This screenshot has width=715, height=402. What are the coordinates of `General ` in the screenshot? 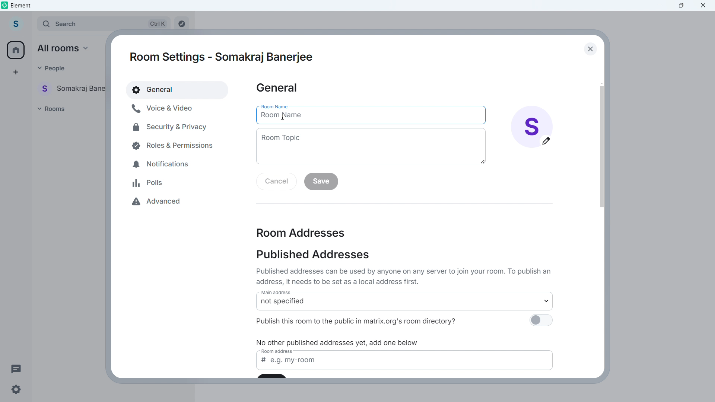 It's located at (277, 88).